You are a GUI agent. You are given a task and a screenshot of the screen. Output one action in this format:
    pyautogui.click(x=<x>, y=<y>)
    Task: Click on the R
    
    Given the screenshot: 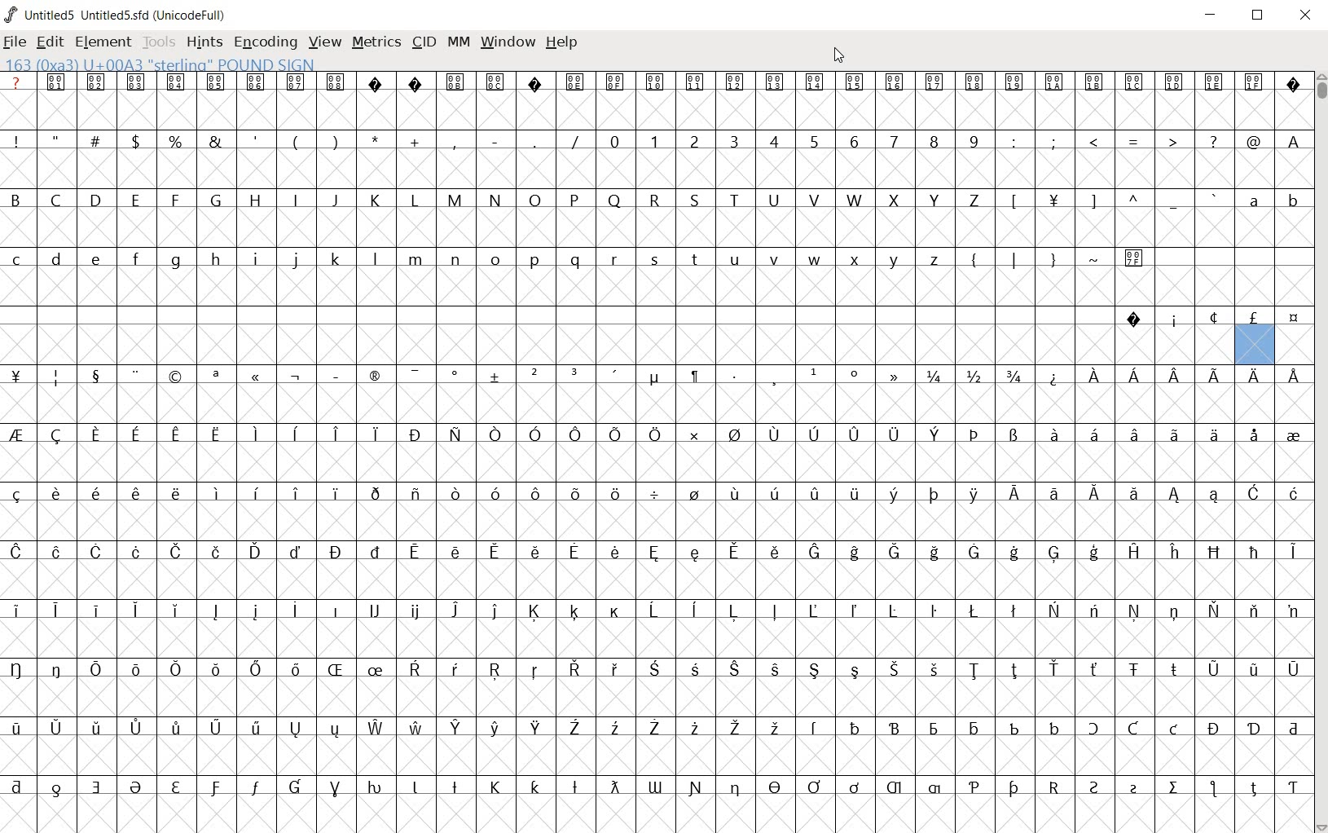 What is the action you would take?
    pyautogui.click(x=657, y=200)
    